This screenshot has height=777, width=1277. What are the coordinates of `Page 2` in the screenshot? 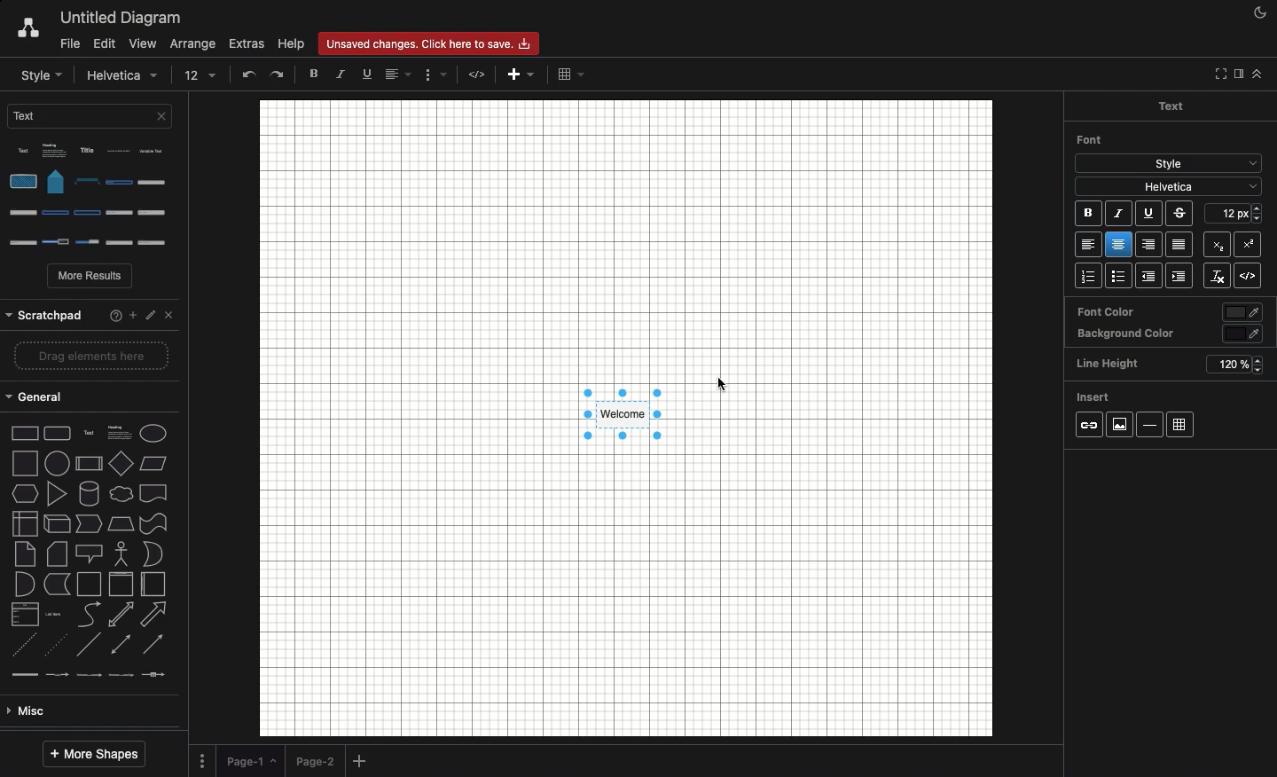 It's located at (314, 760).